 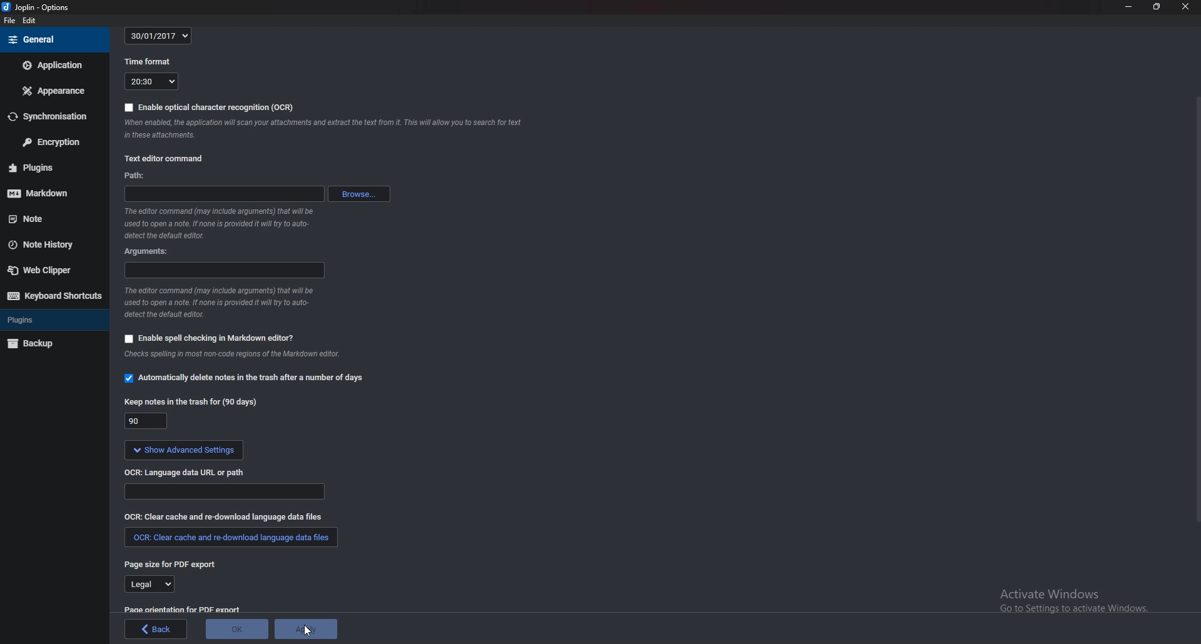 What do you see at coordinates (225, 304) in the screenshot?
I see `Info` at bounding box center [225, 304].